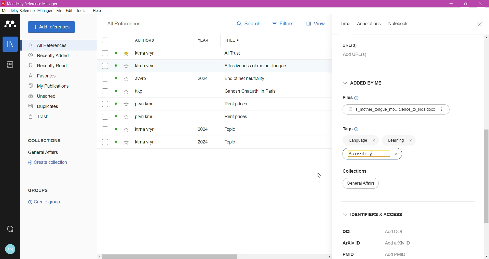 This screenshot has height=259, width=489. What do you see at coordinates (157, 40) in the screenshot?
I see `Authors` at bounding box center [157, 40].